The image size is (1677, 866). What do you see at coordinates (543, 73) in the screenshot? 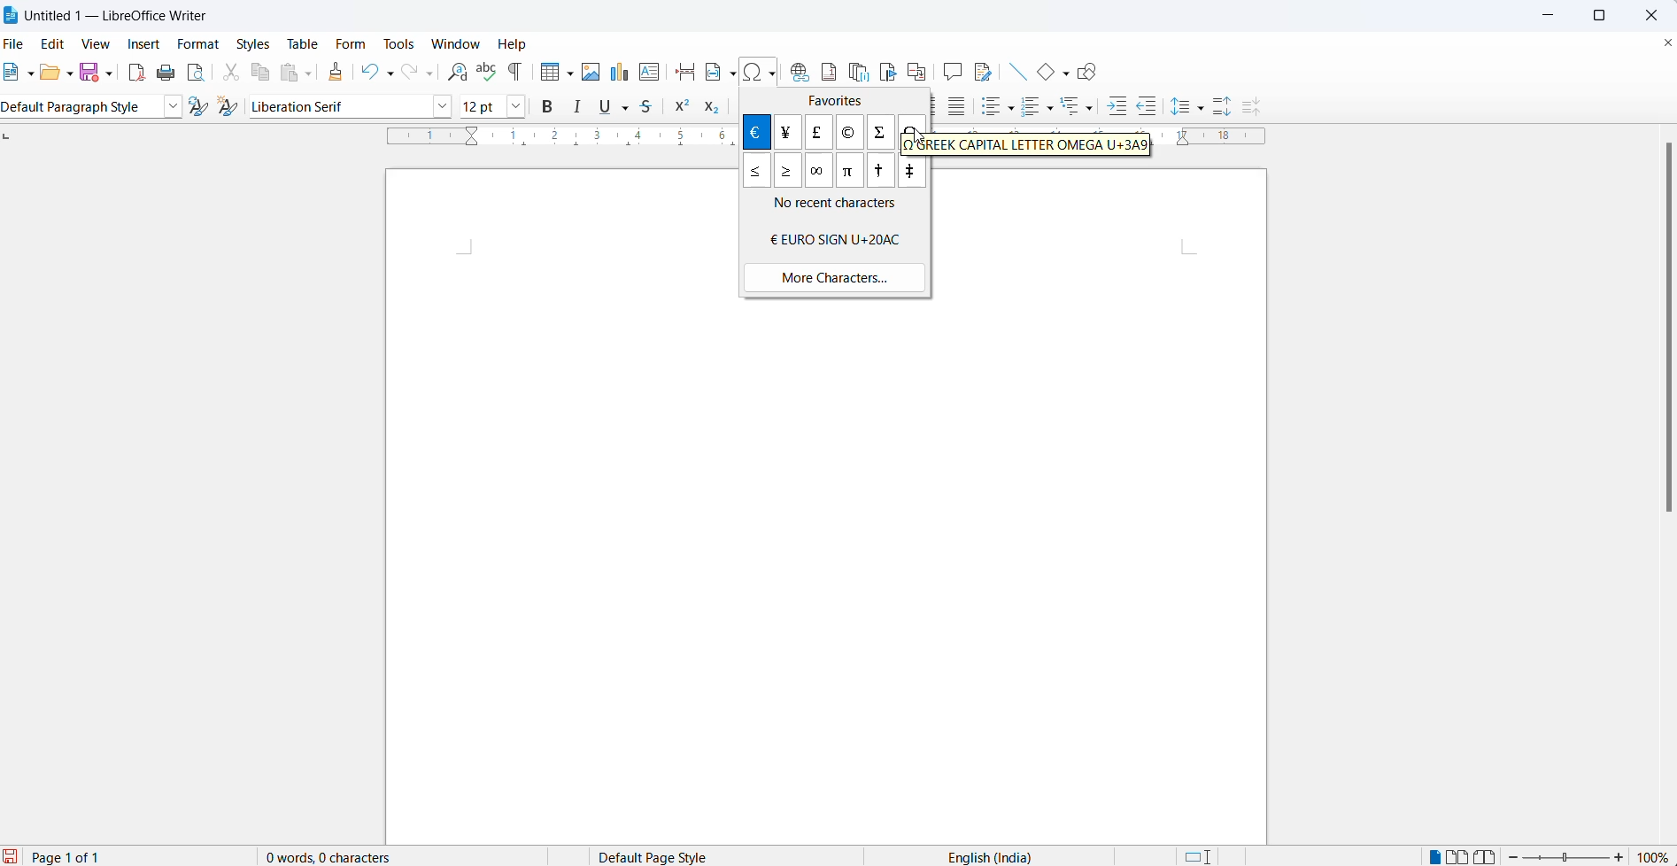
I see `insert table` at bounding box center [543, 73].